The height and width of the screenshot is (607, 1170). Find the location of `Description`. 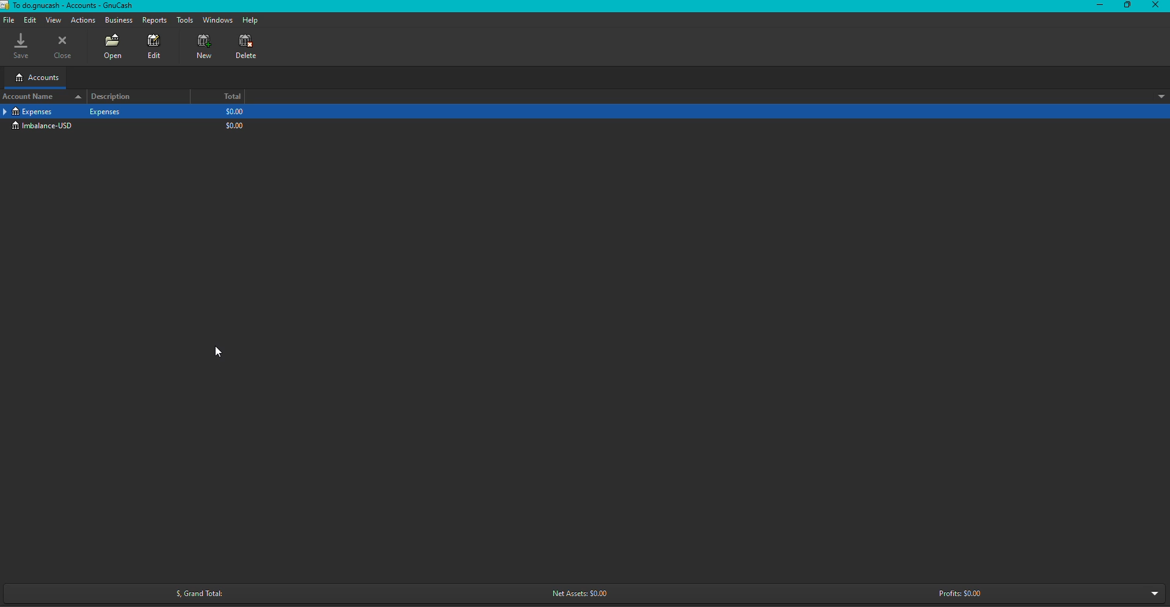

Description is located at coordinates (116, 96).